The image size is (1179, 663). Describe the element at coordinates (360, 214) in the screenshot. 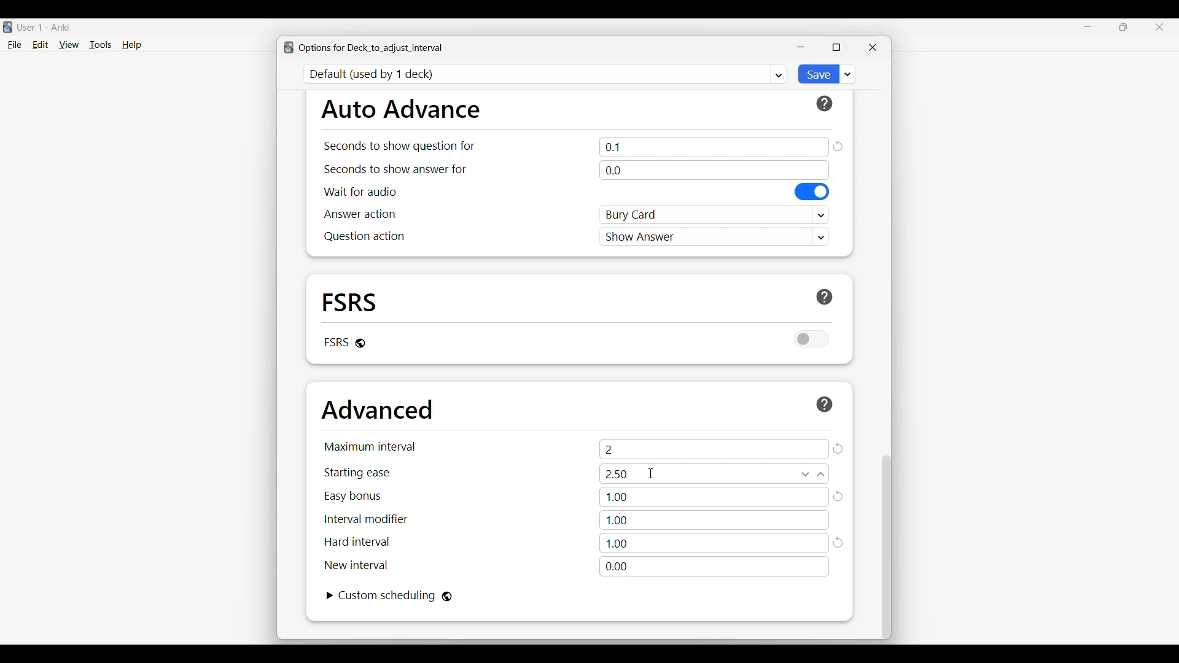

I see `Indicates answer action` at that location.